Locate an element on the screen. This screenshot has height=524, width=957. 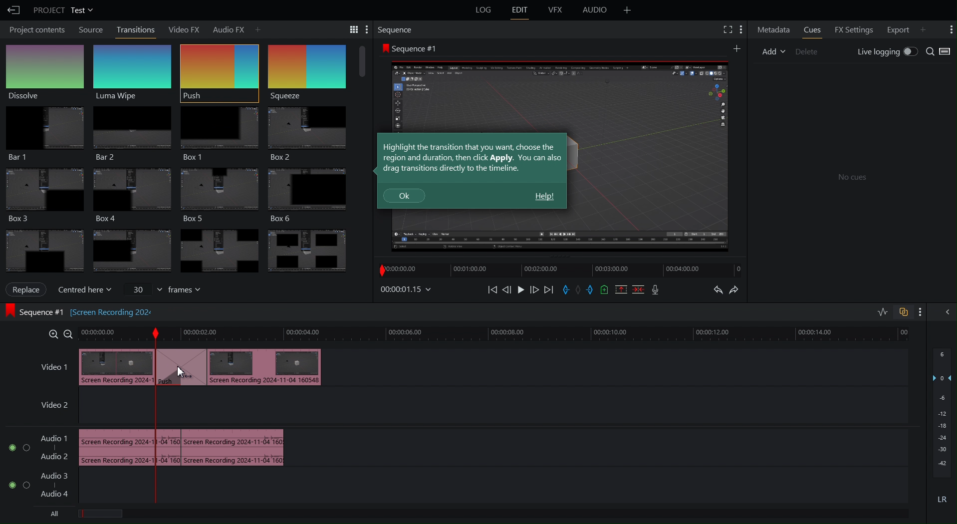
Add is located at coordinates (627, 10).